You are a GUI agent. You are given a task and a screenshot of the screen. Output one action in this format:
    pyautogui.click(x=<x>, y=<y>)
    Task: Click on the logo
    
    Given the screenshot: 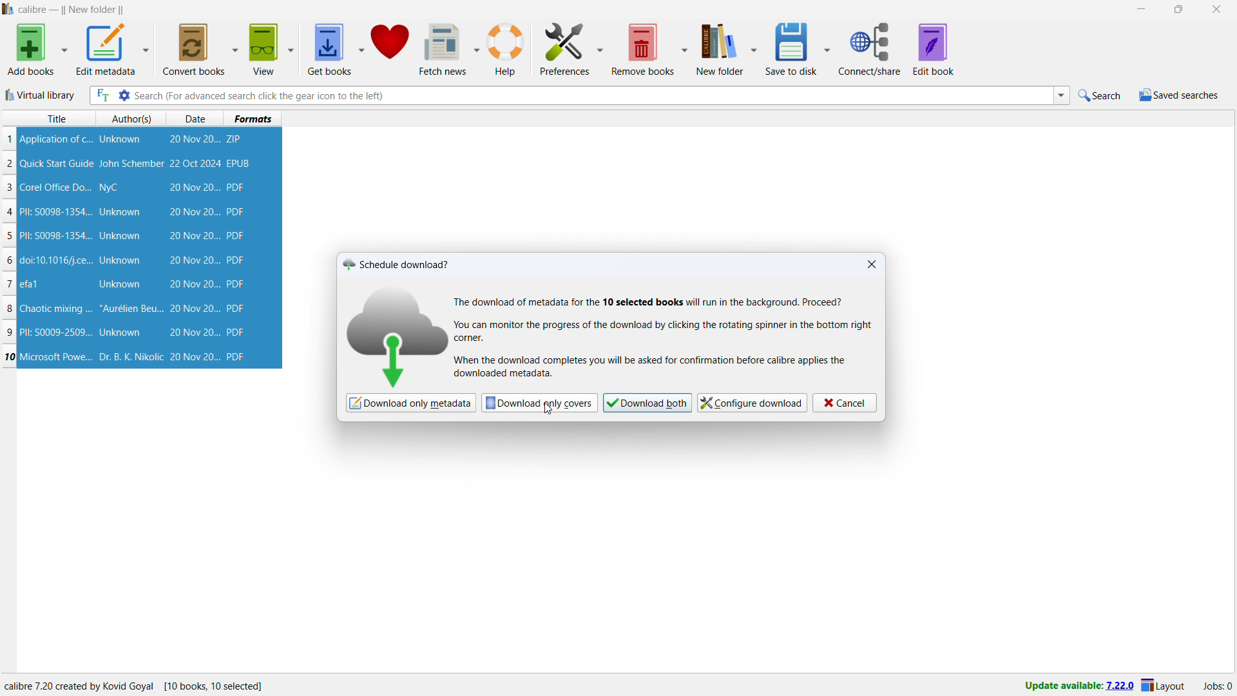 What is the action you would take?
    pyautogui.click(x=401, y=334)
    